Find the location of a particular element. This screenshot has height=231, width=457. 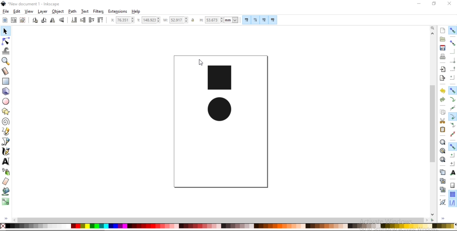

snap to path intersections is located at coordinates (452, 107).